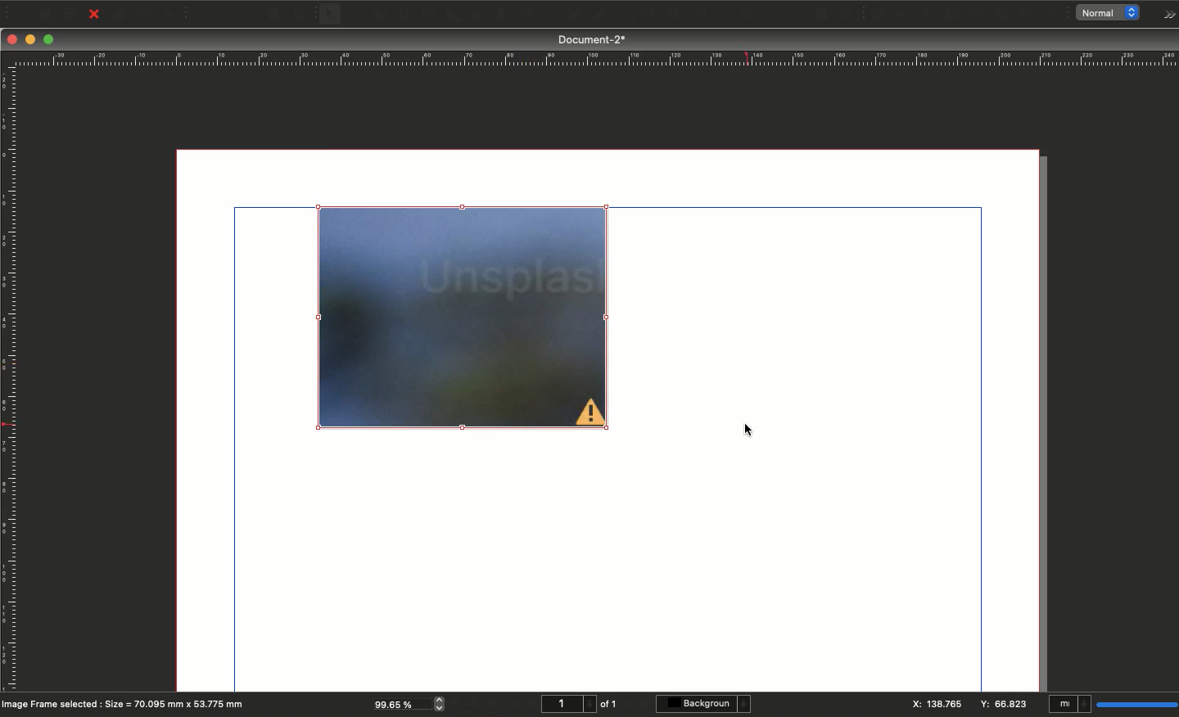 The height and width of the screenshot is (717, 1179). I want to click on Open, so click(43, 15).